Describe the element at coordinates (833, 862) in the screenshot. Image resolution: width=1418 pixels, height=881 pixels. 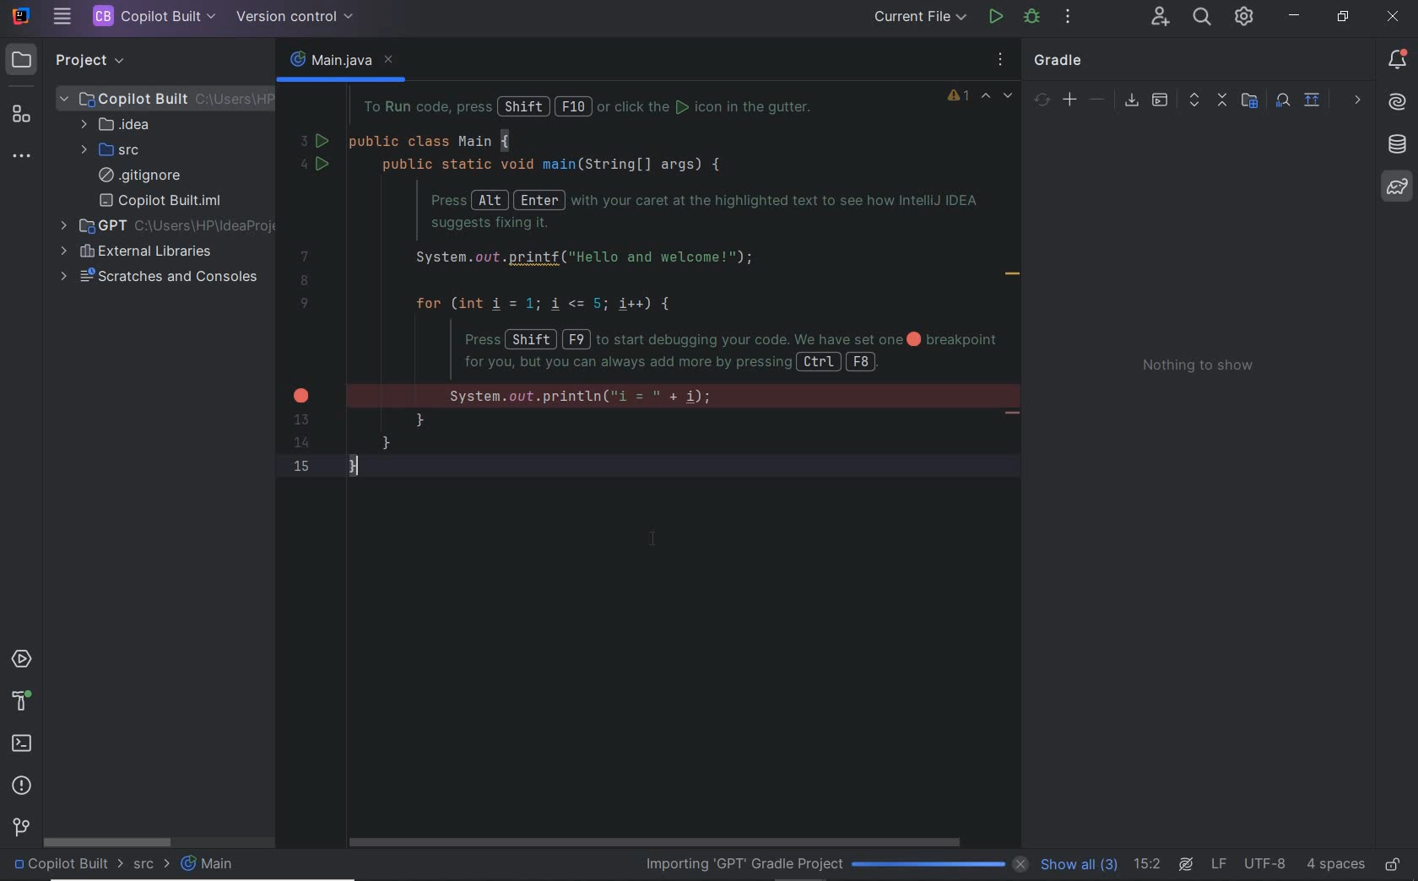
I see `importing 'GPT' Gradle Project` at that location.